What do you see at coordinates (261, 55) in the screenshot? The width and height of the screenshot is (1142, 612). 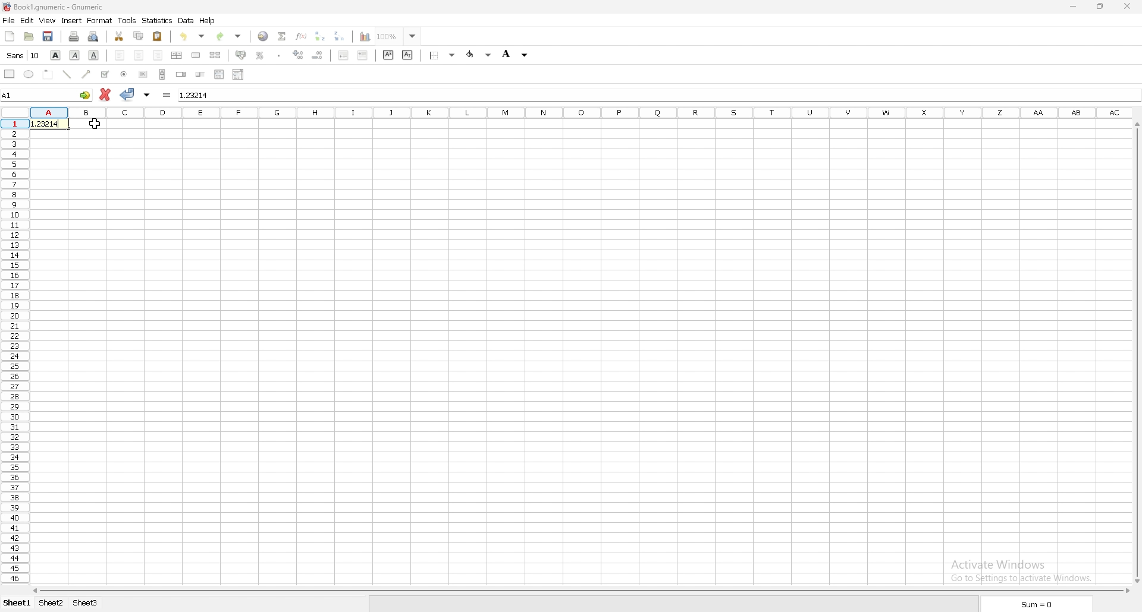 I see `percentage` at bounding box center [261, 55].